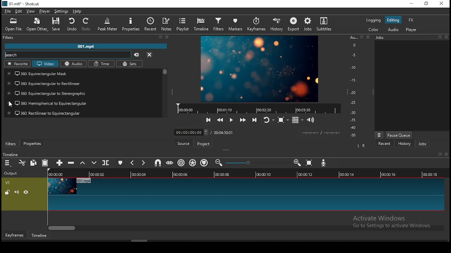  I want to click on fullscreen, so click(439, 154).